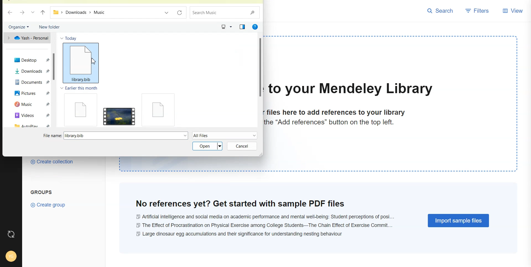  What do you see at coordinates (79, 110) in the screenshot?
I see `File` at bounding box center [79, 110].